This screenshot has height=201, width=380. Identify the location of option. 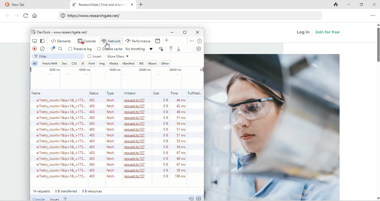
(373, 15).